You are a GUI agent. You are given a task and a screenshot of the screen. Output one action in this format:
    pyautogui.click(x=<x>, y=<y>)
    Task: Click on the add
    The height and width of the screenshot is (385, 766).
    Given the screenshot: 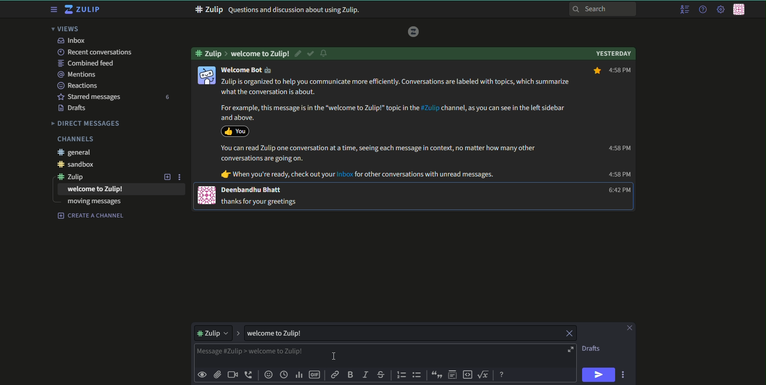 What is the action you would take?
    pyautogui.click(x=166, y=176)
    